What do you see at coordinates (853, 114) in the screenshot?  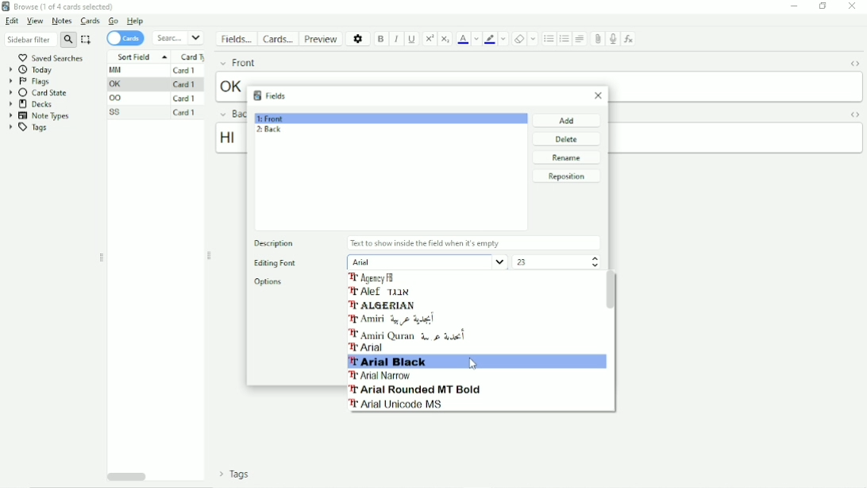 I see `Toggle HTML Editor` at bounding box center [853, 114].